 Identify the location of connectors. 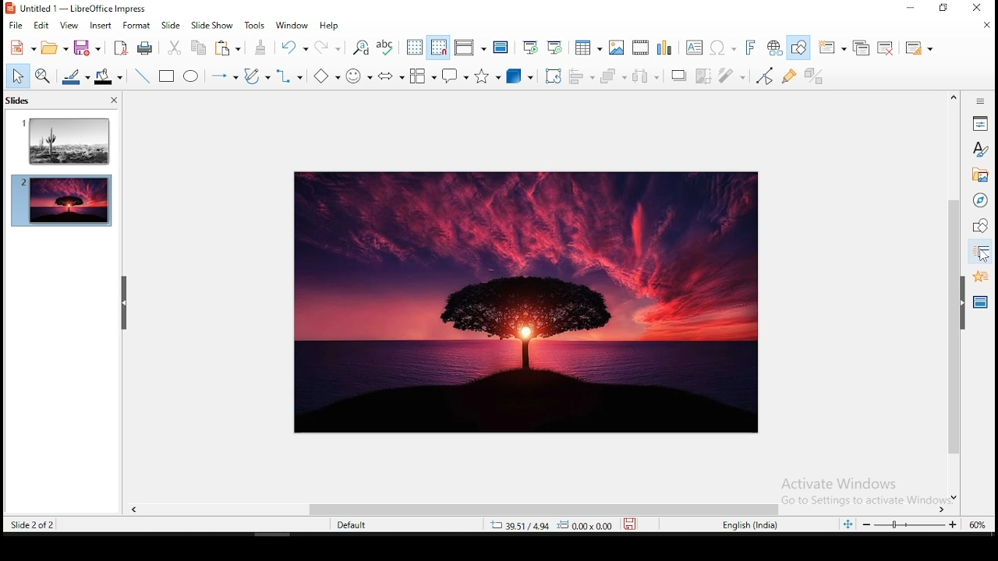
(288, 76).